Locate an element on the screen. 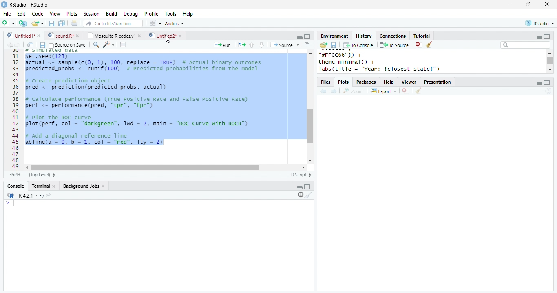  Plots is located at coordinates (72, 13).